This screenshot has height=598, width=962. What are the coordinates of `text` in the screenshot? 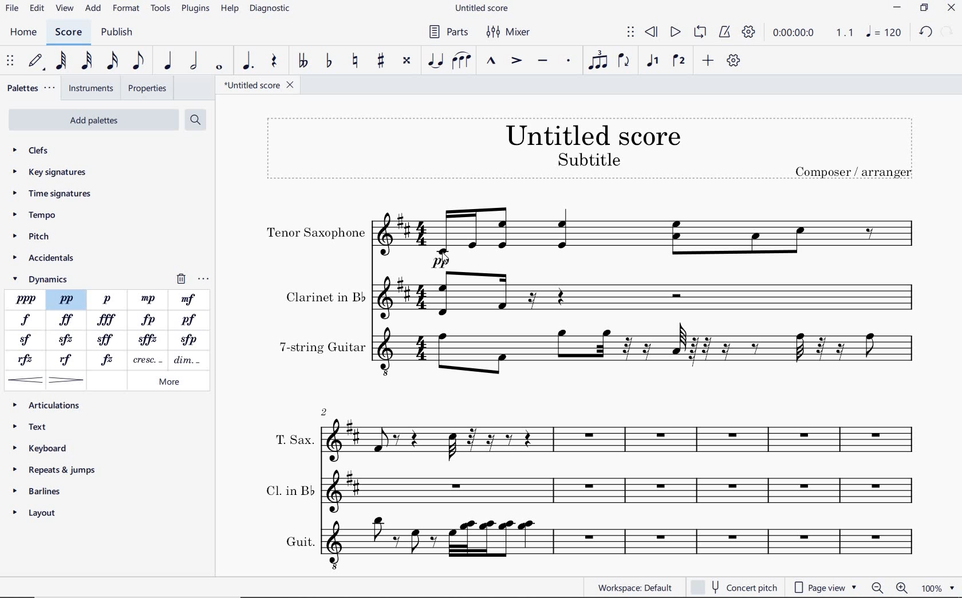 It's located at (293, 439).